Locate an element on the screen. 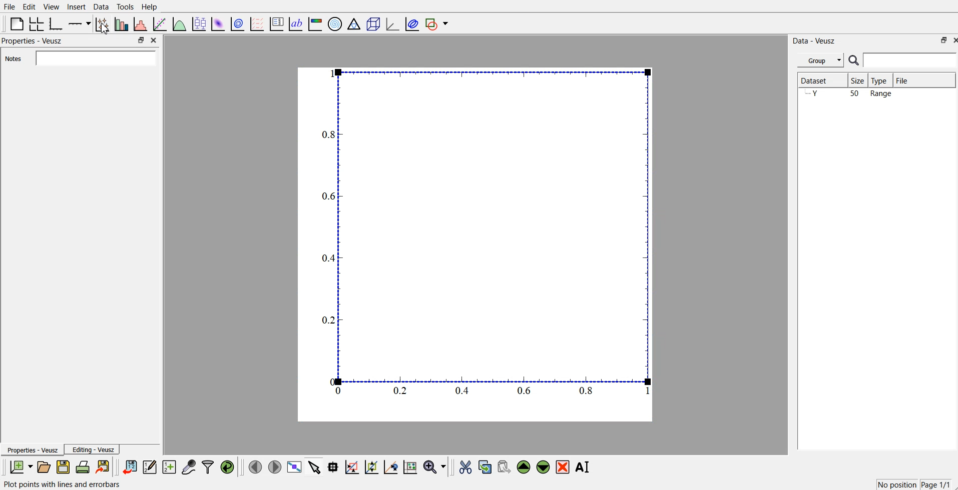  plot points with lines and error bars is located at coordinates (63, 484).